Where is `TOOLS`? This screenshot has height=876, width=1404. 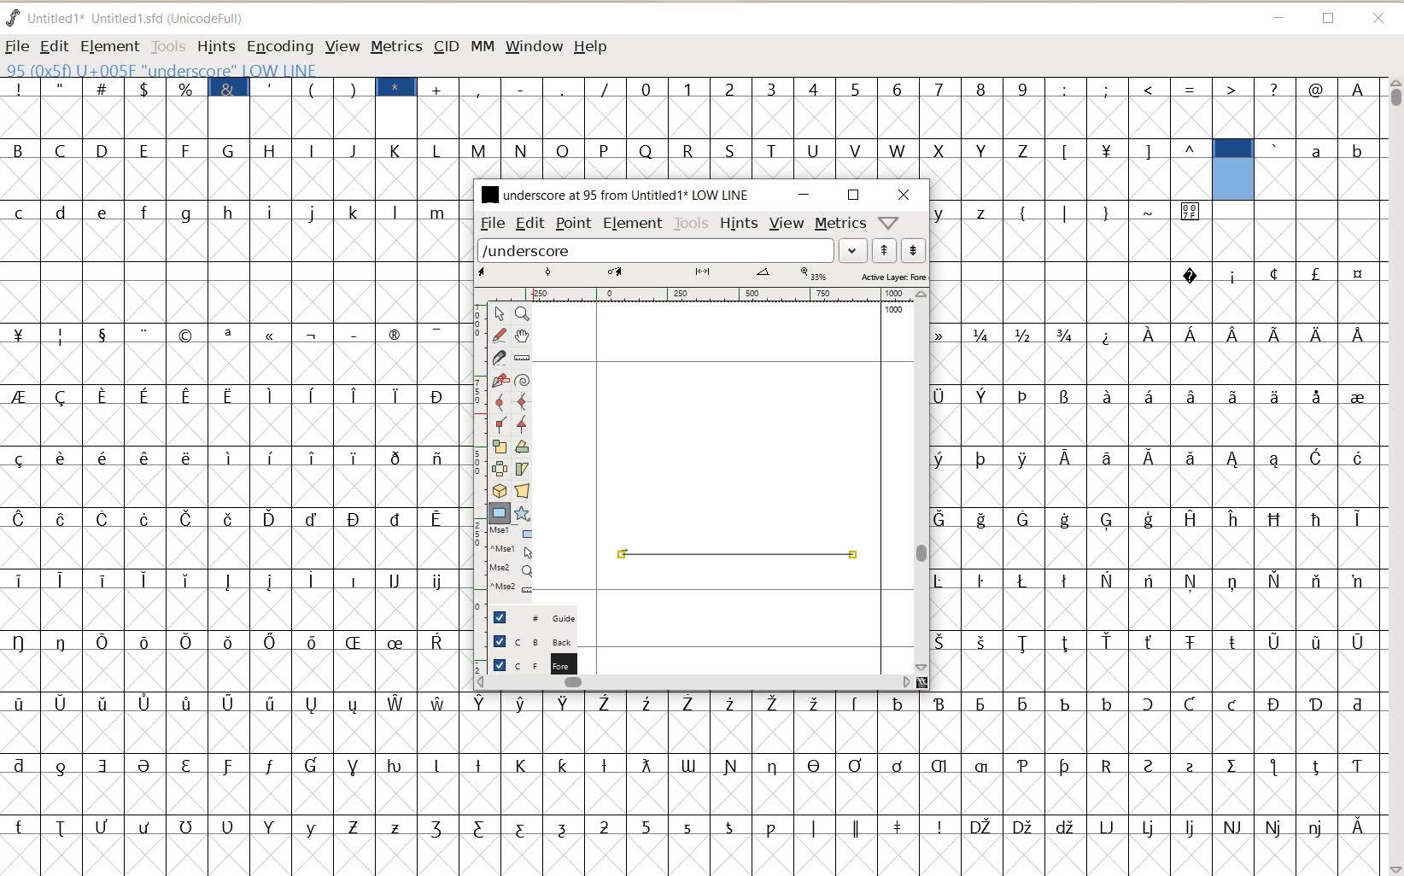
TOOLS is located at coordinates (167, 45).